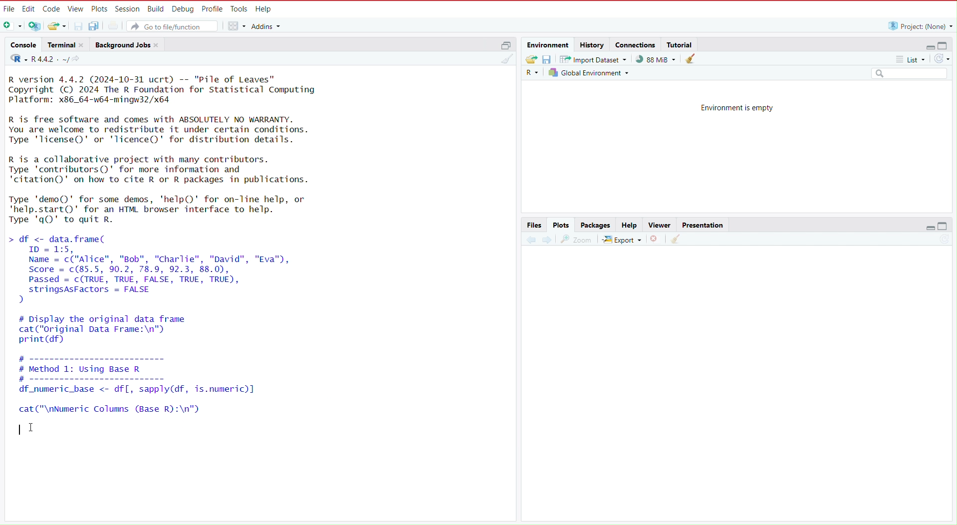  I want to click on Environment is empty, so click(736, 109).